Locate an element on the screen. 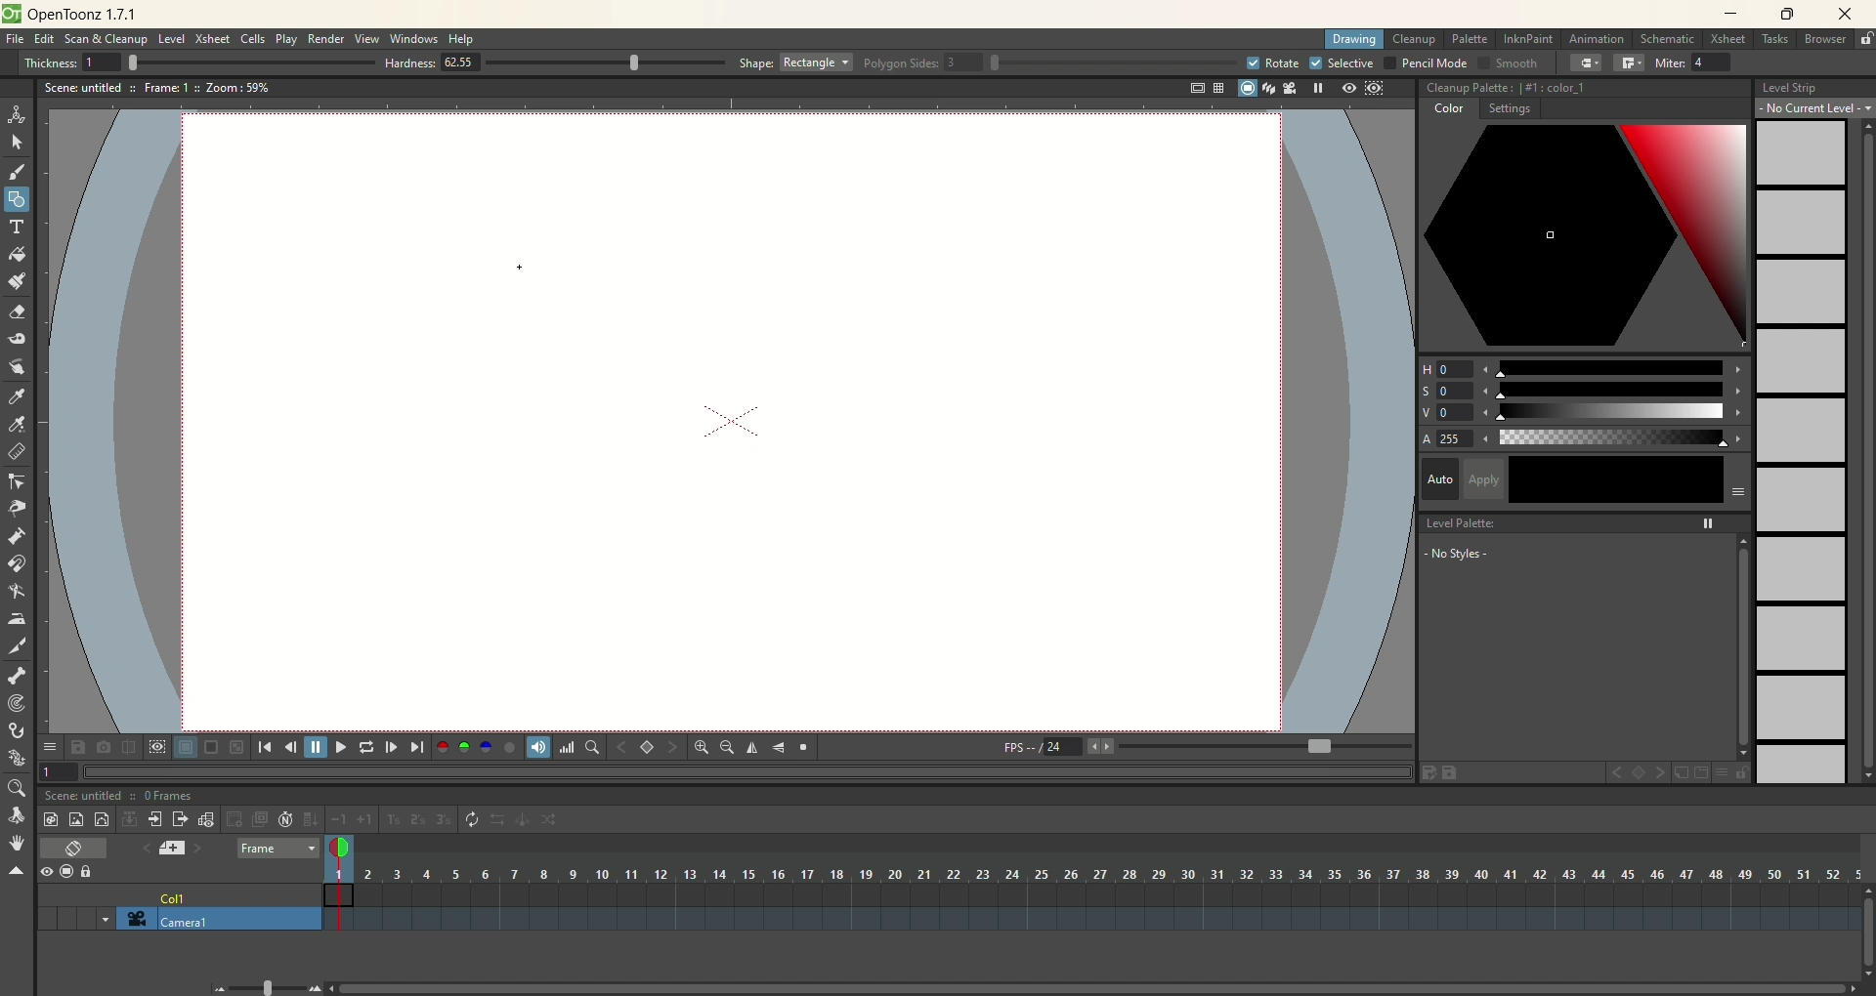  compare to snapchat is located at coordinates (127, 748).